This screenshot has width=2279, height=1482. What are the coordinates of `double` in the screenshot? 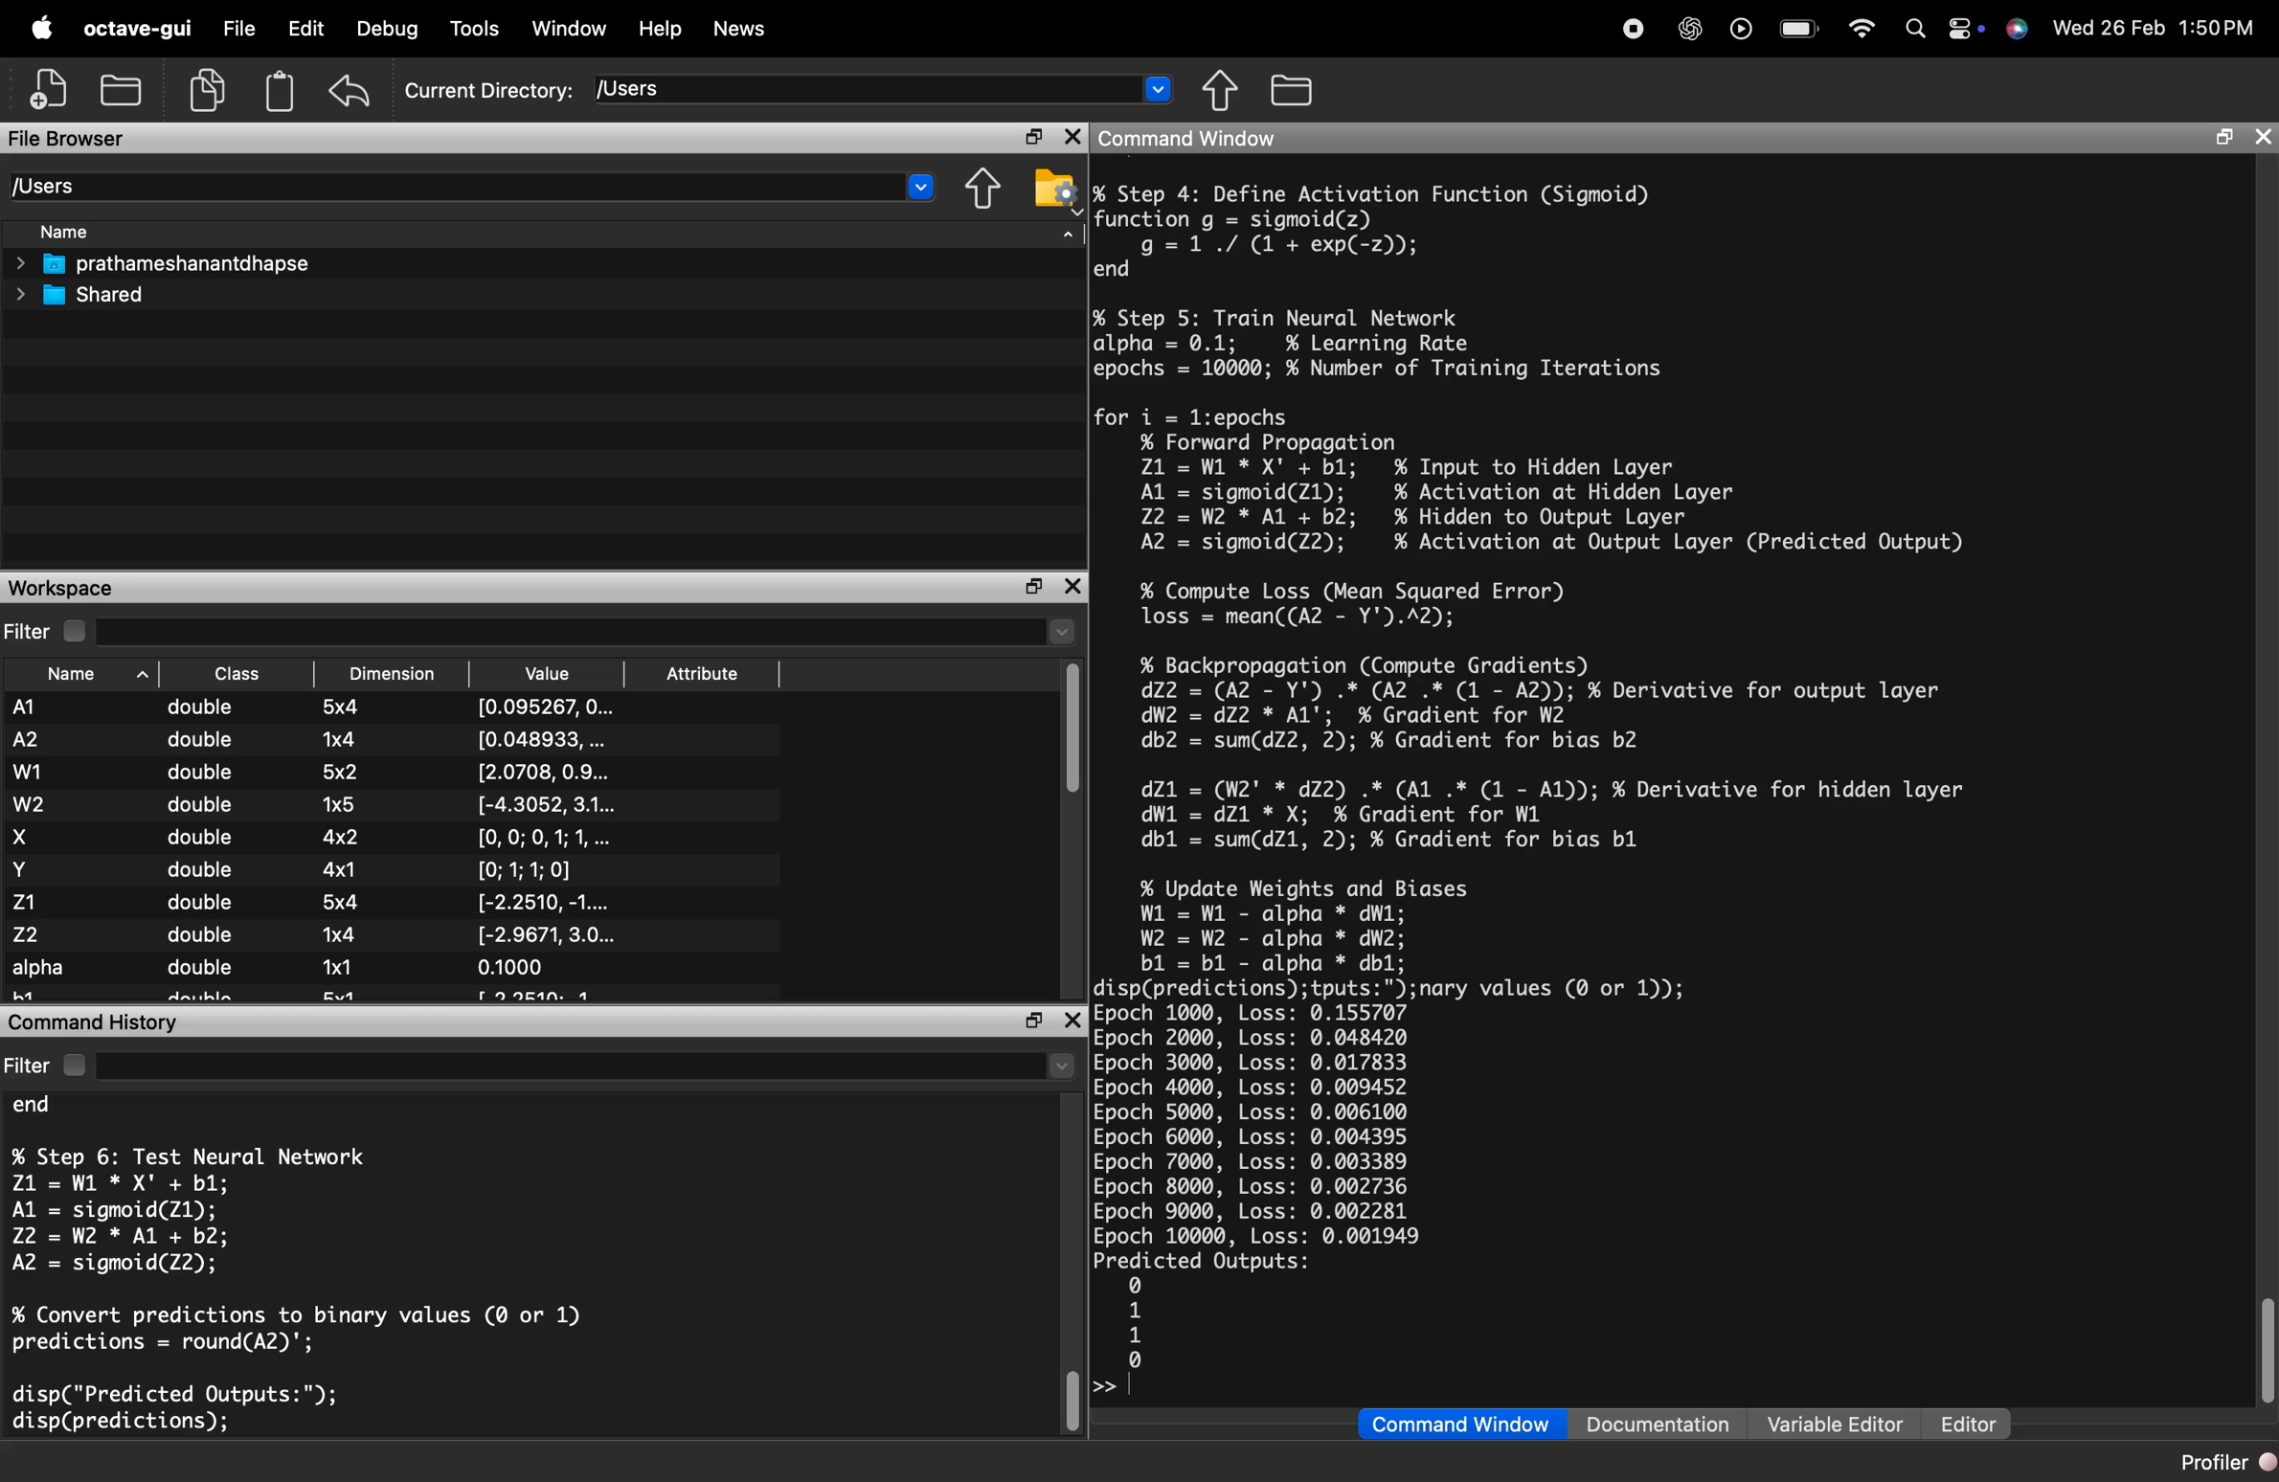 It's located at (202, 903).